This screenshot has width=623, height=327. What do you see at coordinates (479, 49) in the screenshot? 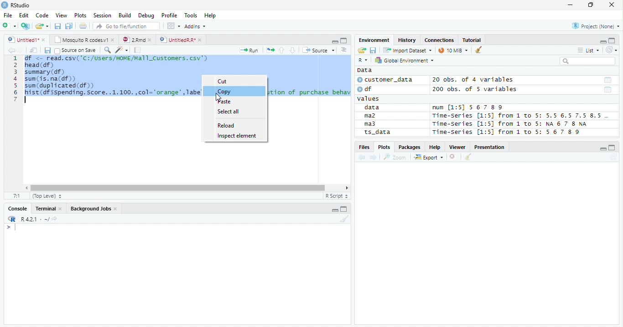
I see `Clean` at bounding box center [479, 49].